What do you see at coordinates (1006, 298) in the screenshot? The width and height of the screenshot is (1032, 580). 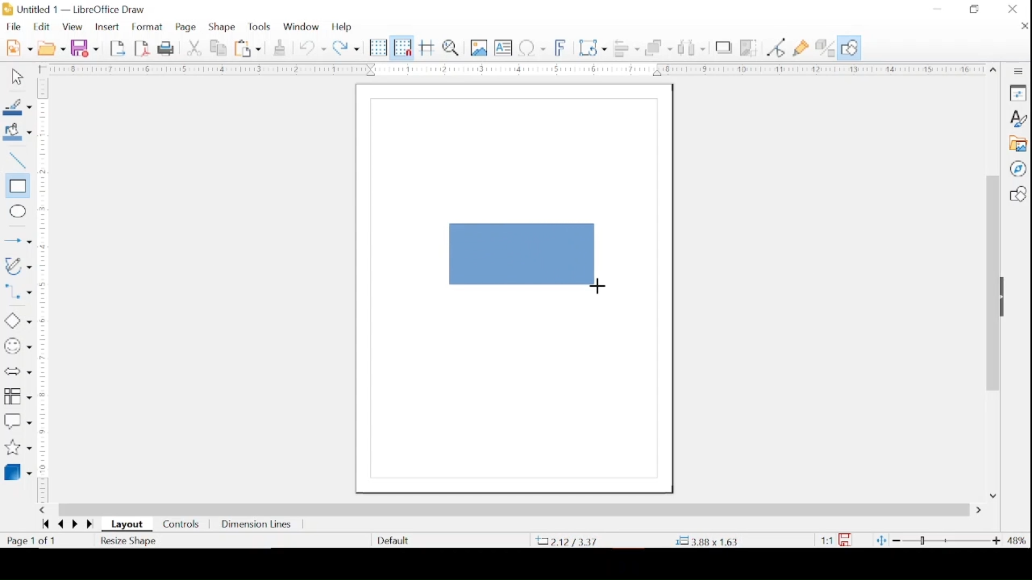 I see `drag handle` at bounding box center [1006, 298].